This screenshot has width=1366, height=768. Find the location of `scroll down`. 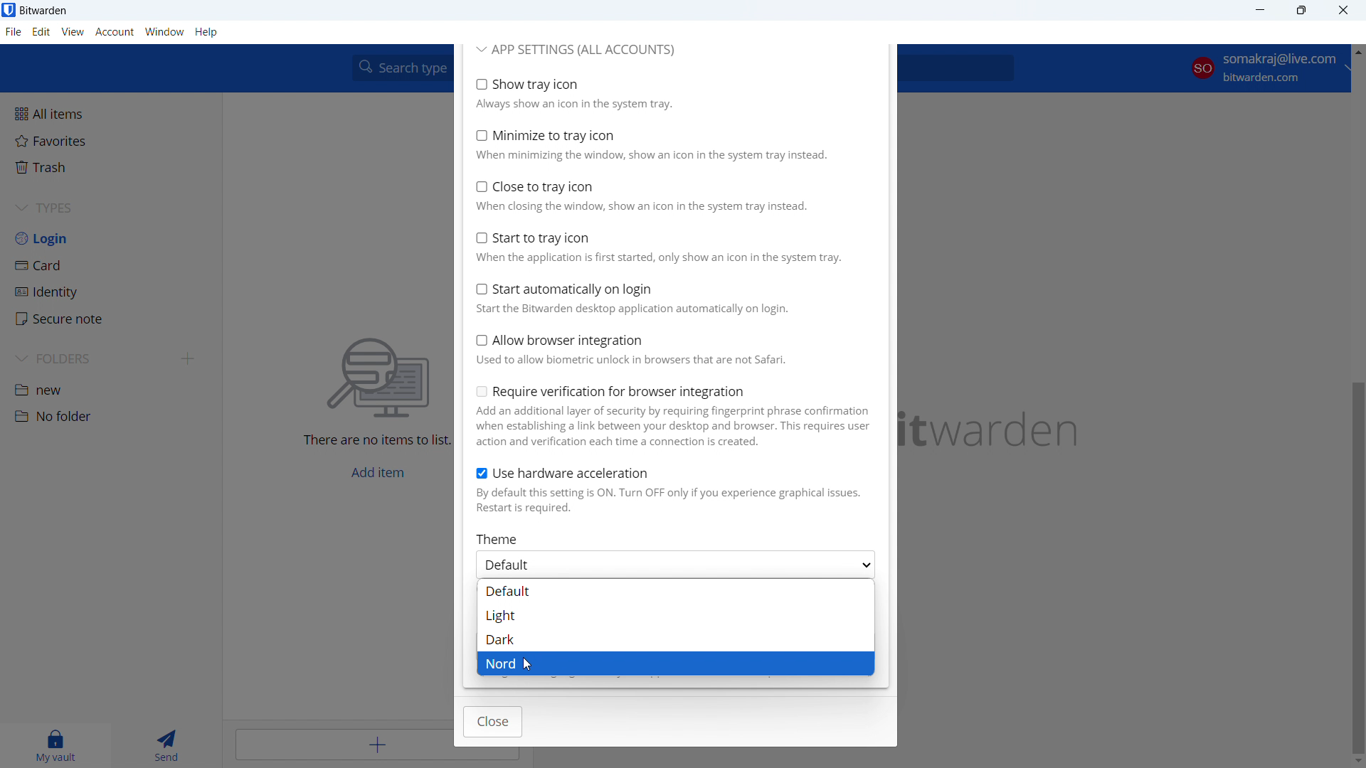

scroll down is located at coordinates (1357, 759).